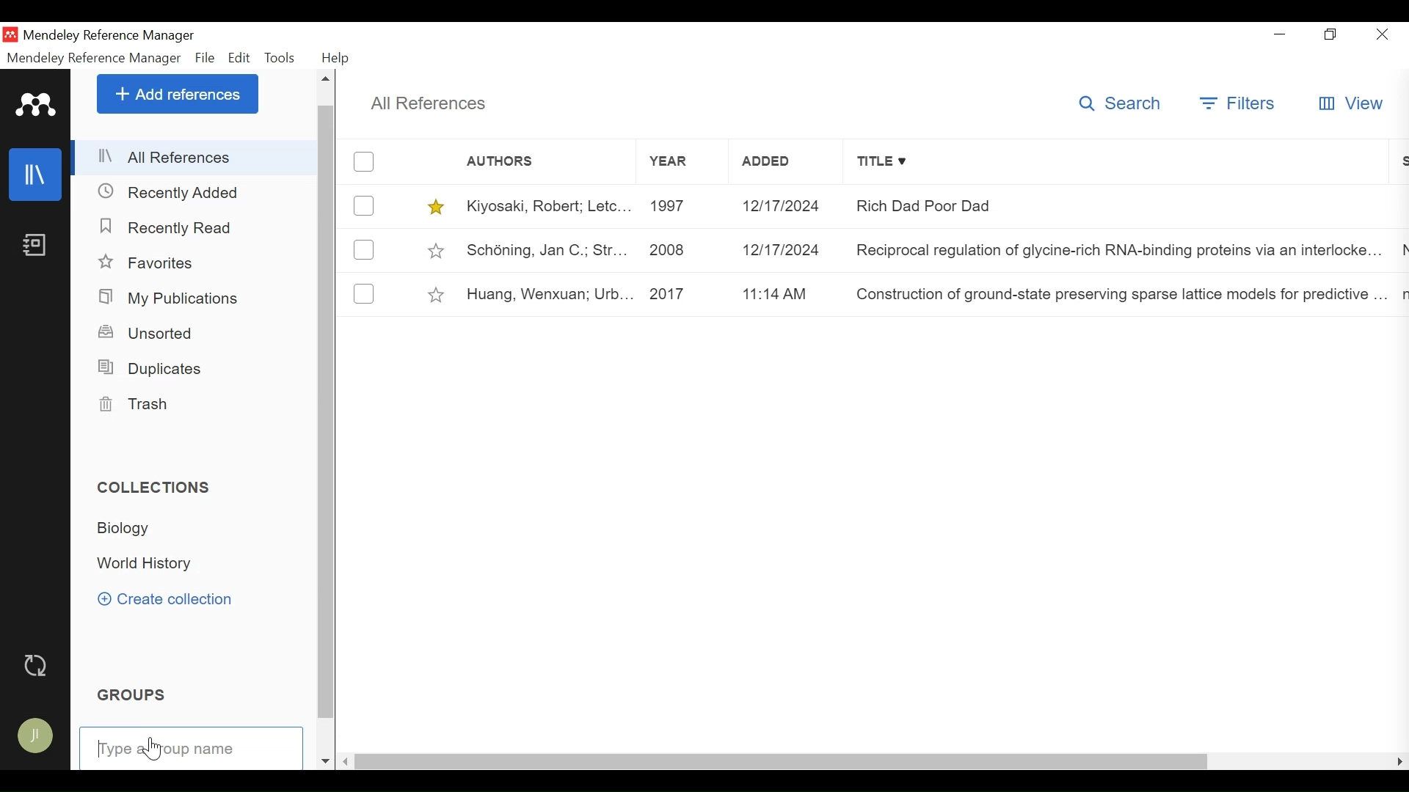  I want to click on Add References, so click(178, 93).